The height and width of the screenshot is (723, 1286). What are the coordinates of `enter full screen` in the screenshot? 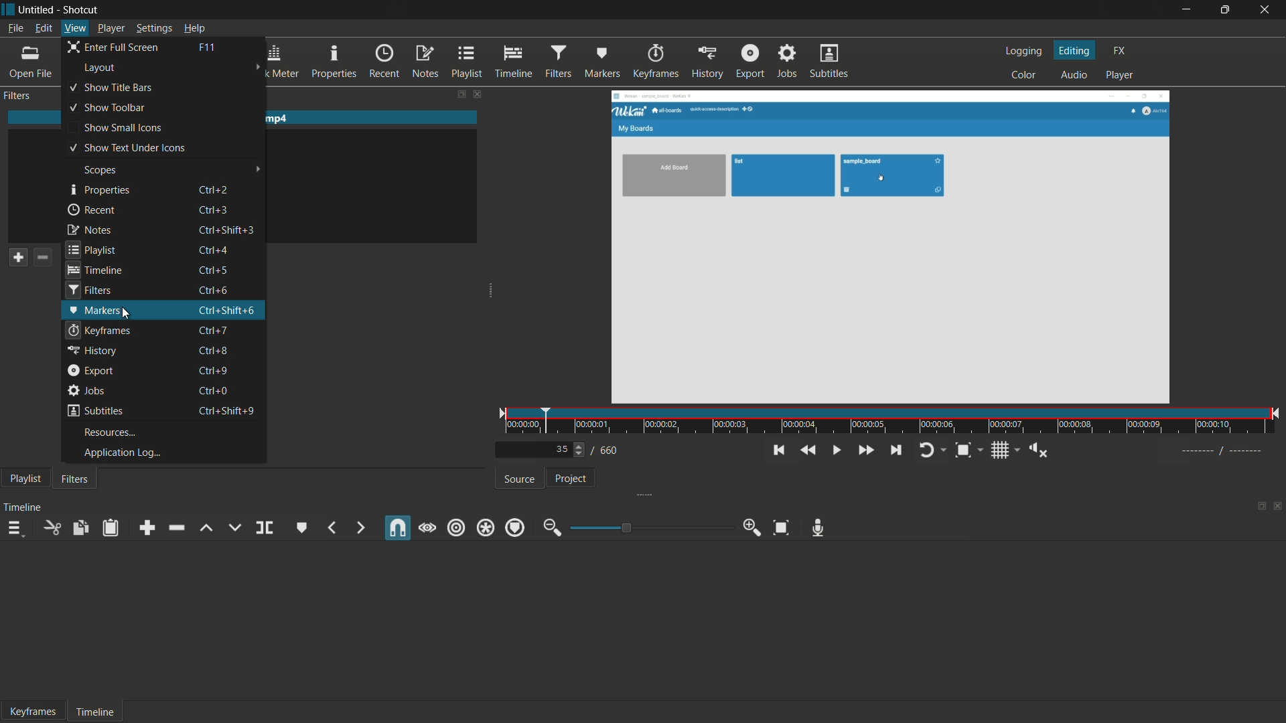 It's located at (111, 47).